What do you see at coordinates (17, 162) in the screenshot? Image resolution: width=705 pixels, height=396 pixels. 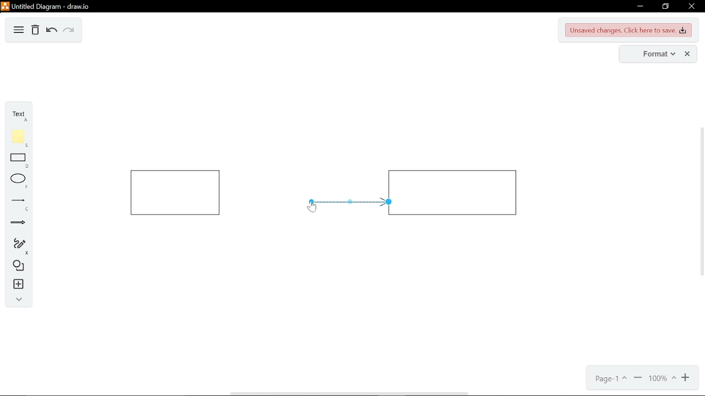 I see `rectangle` at bounding box center [17, 162].